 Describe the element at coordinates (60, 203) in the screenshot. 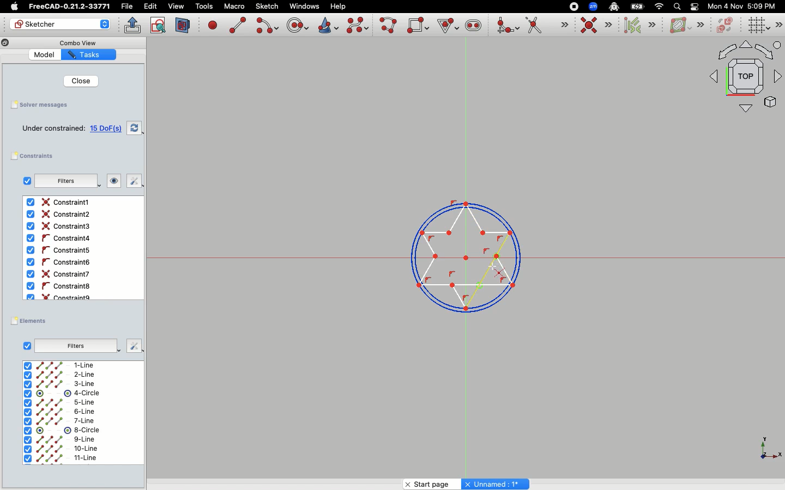

I see `Constraint1` at that location.